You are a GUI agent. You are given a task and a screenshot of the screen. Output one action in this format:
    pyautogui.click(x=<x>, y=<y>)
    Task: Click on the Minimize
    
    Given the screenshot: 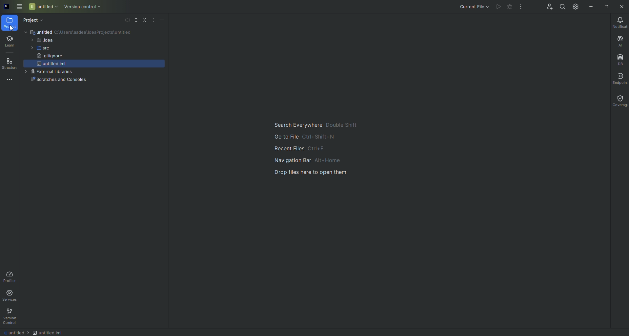 What is the action you would take?
    pyautogui.click(x=590, y=6)
    